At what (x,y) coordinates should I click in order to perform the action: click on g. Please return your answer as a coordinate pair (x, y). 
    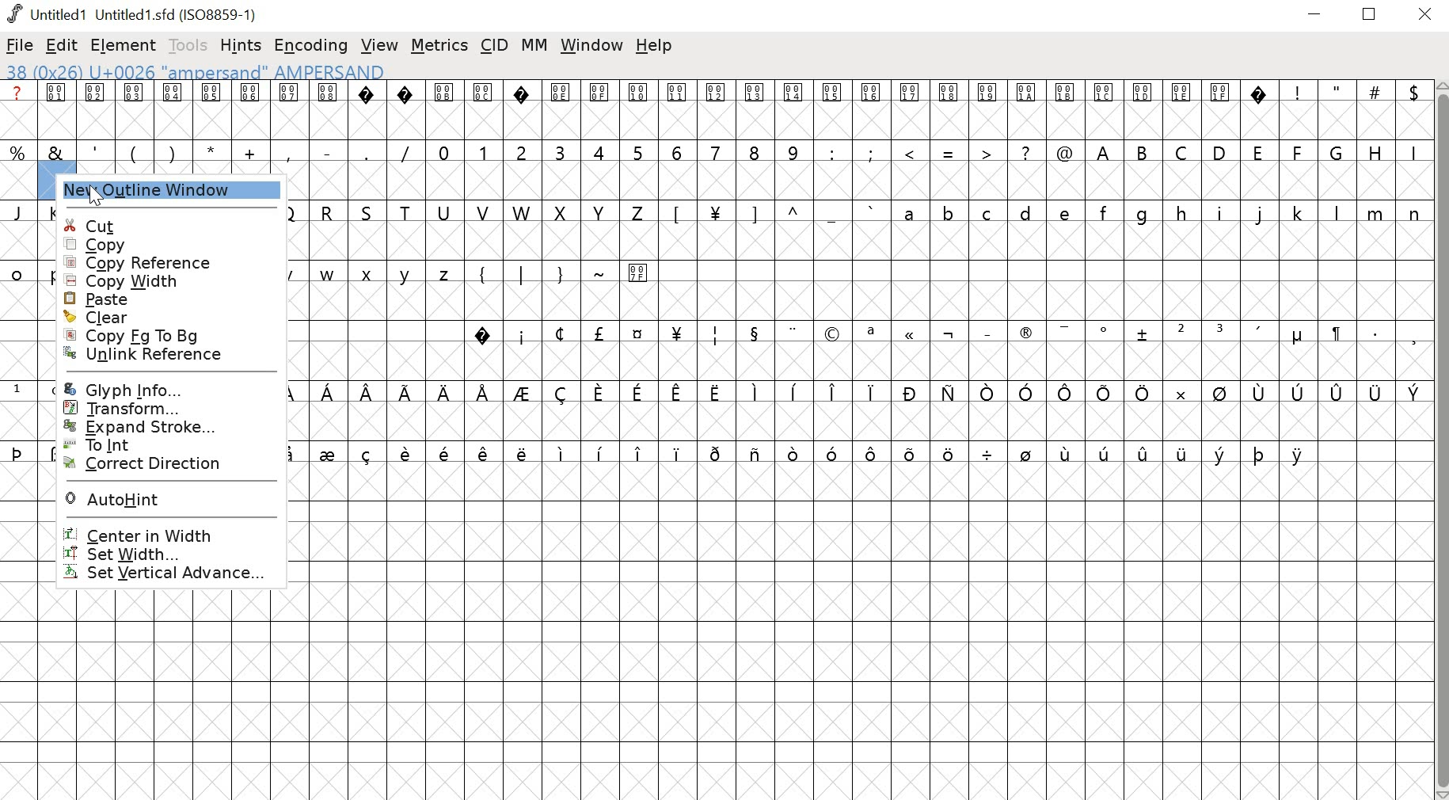
    Looking at the image, I should click on (1147, 213).